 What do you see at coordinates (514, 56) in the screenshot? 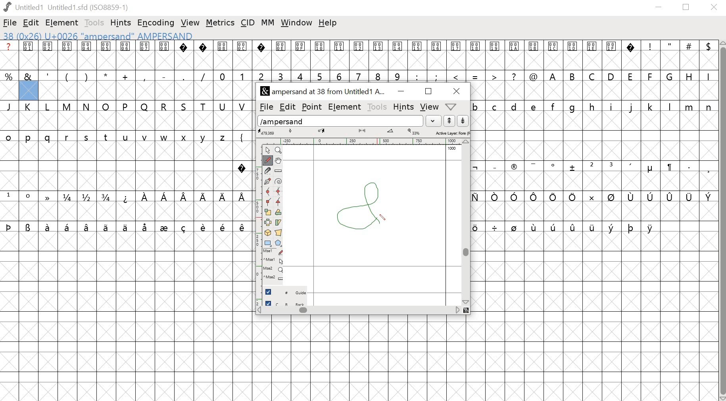
I see `001A` at bounding box center [514, 56].